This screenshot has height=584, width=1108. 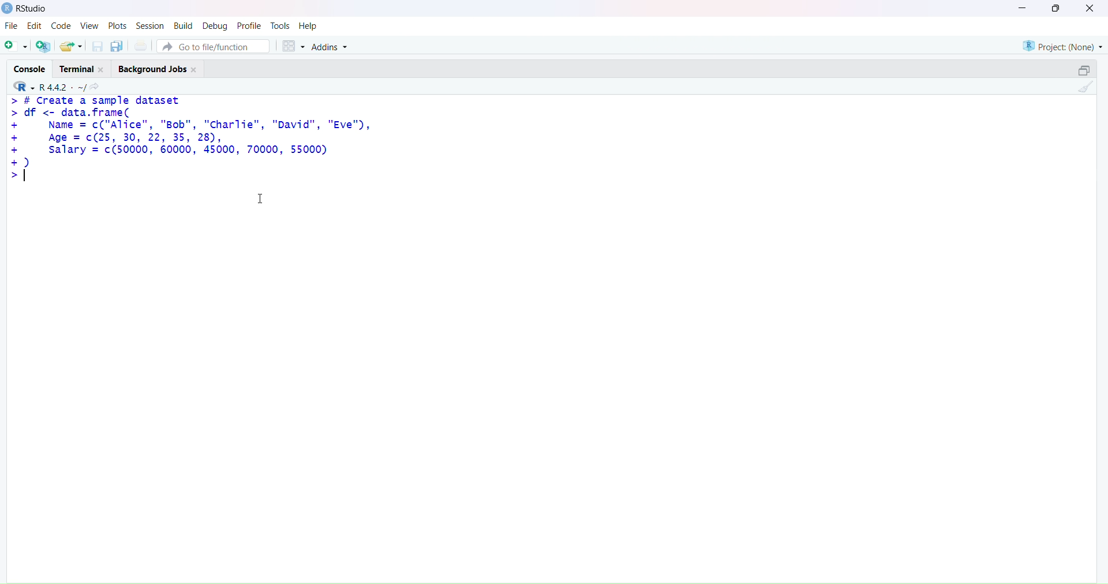 I want to click on collapse, so click(x=1083, y=70).